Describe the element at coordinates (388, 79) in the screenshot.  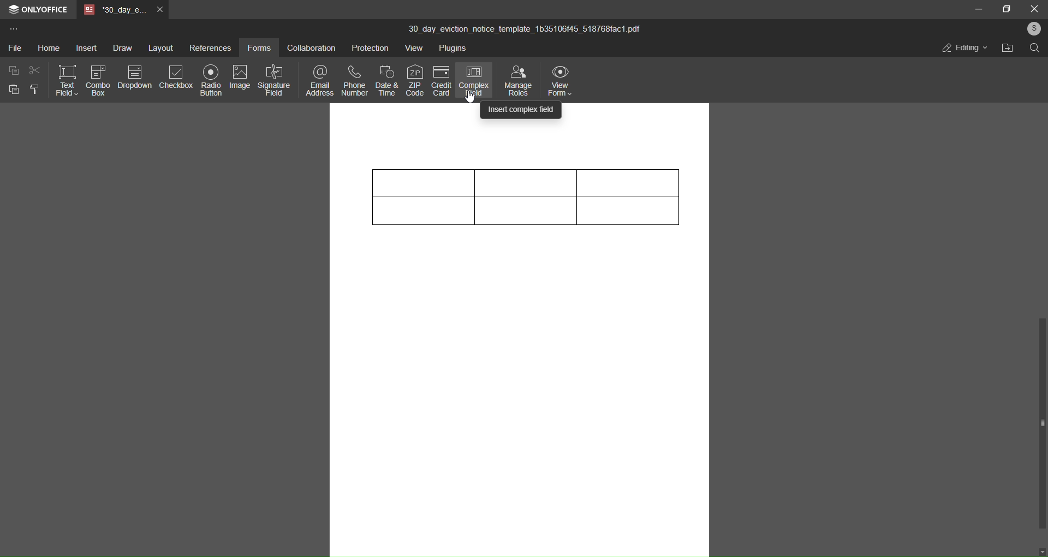
I see `date and time` at that location.